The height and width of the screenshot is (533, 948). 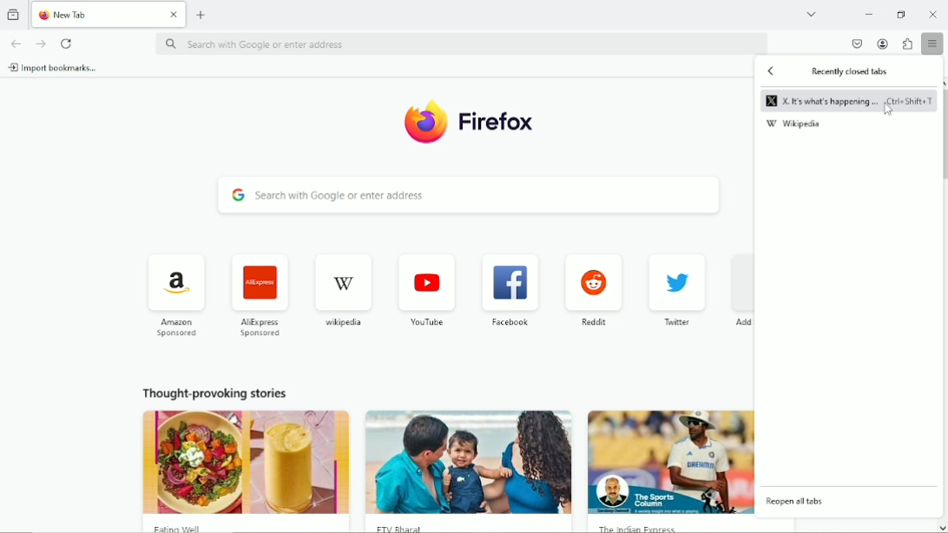 What do you see at coordinates (853, 72) in the screenshot?
I see `Recently closed tabs` at bounding box center [853, 72].